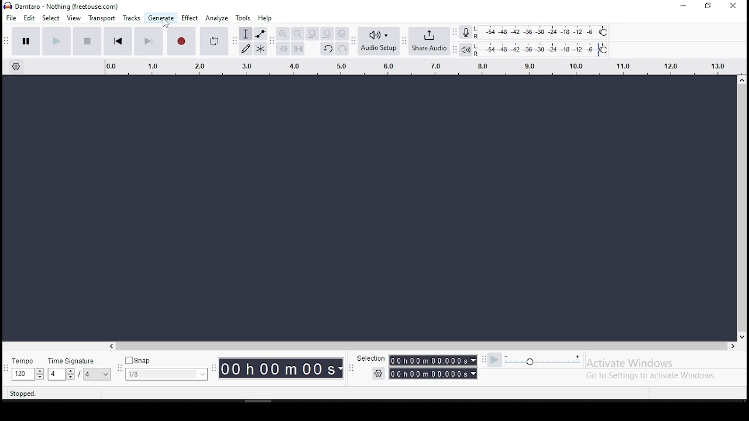 Image resolution: width=749 pixels, height=421 pixels. Describe the element at coordinates (406, 43) in the screenshot. I see `open menu` at that location.